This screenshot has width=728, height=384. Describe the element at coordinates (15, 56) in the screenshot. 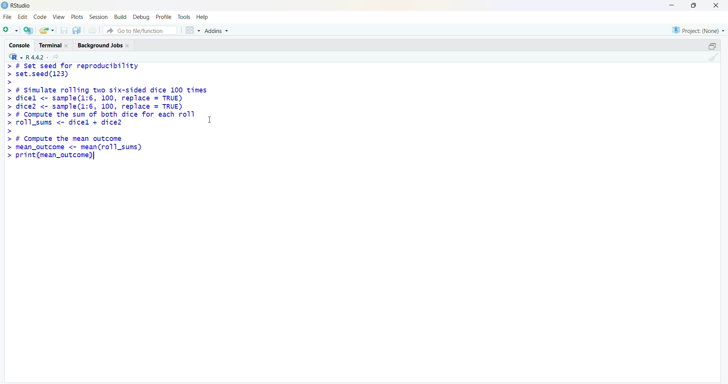

I see `R` at that location.